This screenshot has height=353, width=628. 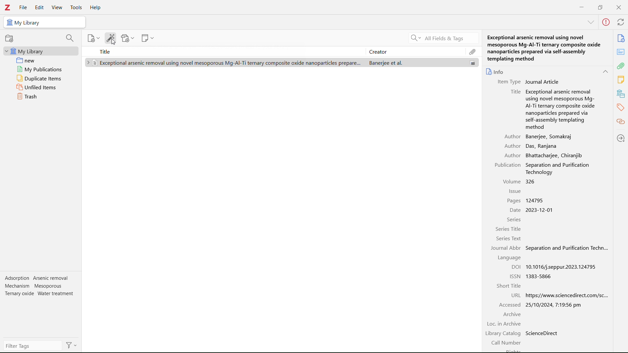 What do you see at coordinates (114, 42) in the screenshot?
I see `cursor` at bounding box center [114, 42].